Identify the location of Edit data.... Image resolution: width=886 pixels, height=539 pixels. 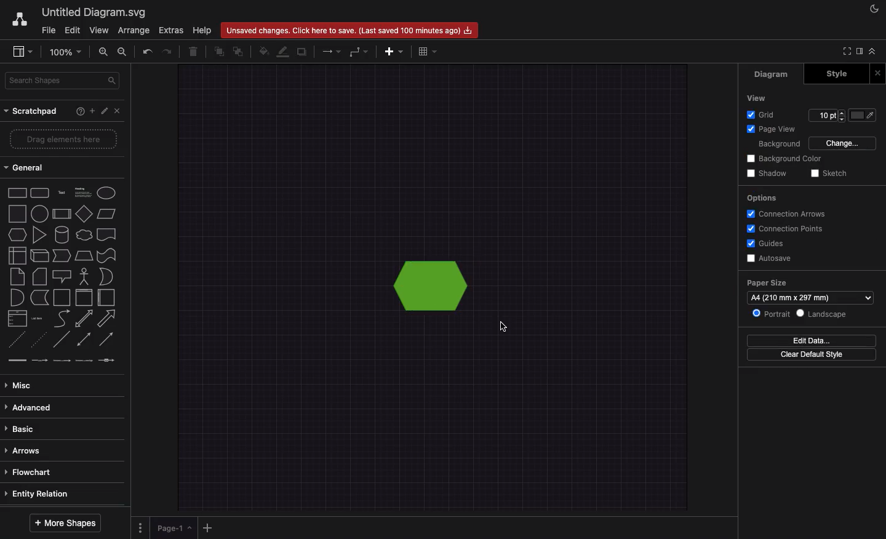
(812, 339).